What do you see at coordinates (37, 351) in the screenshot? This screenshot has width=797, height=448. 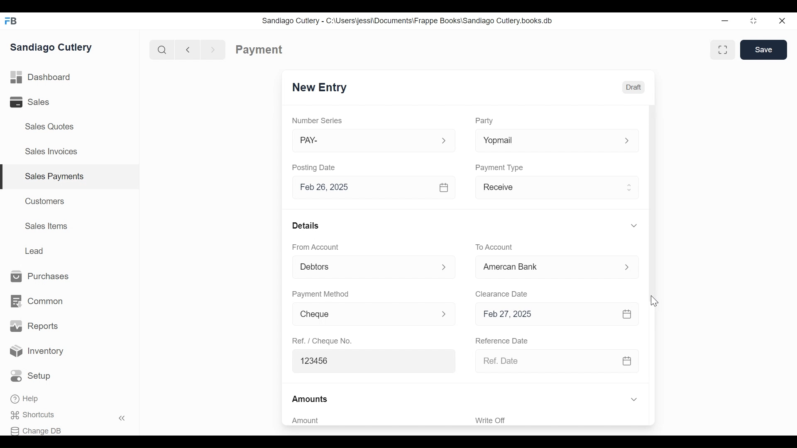 I see `Inventory` at bounding box center [37, 351].